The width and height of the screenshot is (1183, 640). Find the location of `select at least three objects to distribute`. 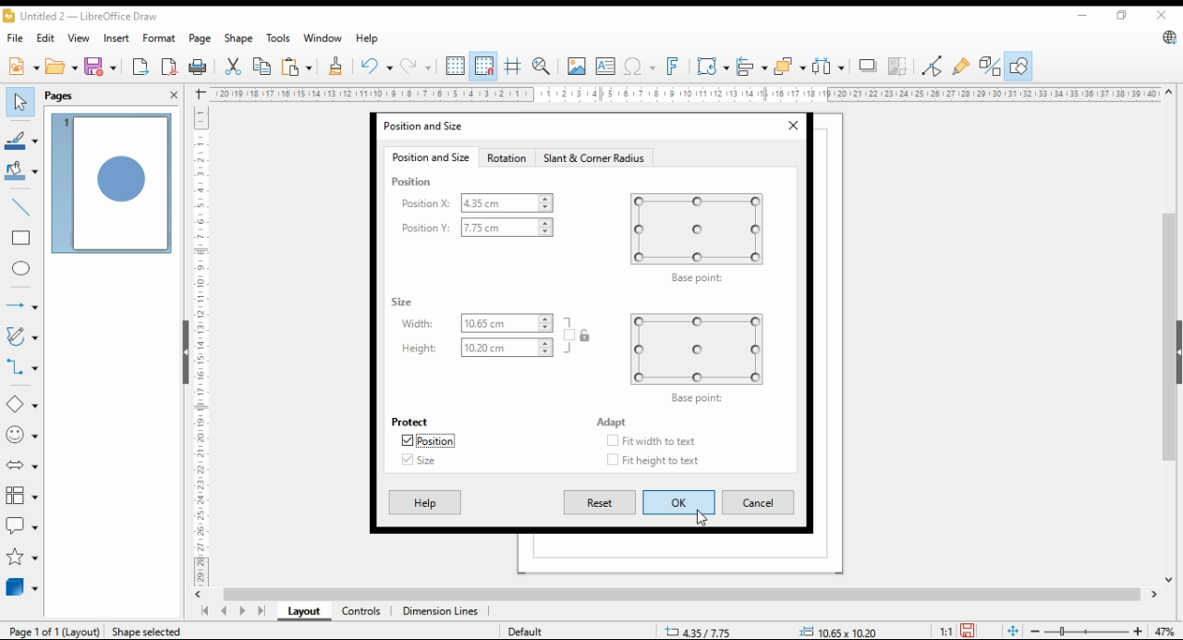

select at least three objects to distribute is located at coordinates (827, 67).